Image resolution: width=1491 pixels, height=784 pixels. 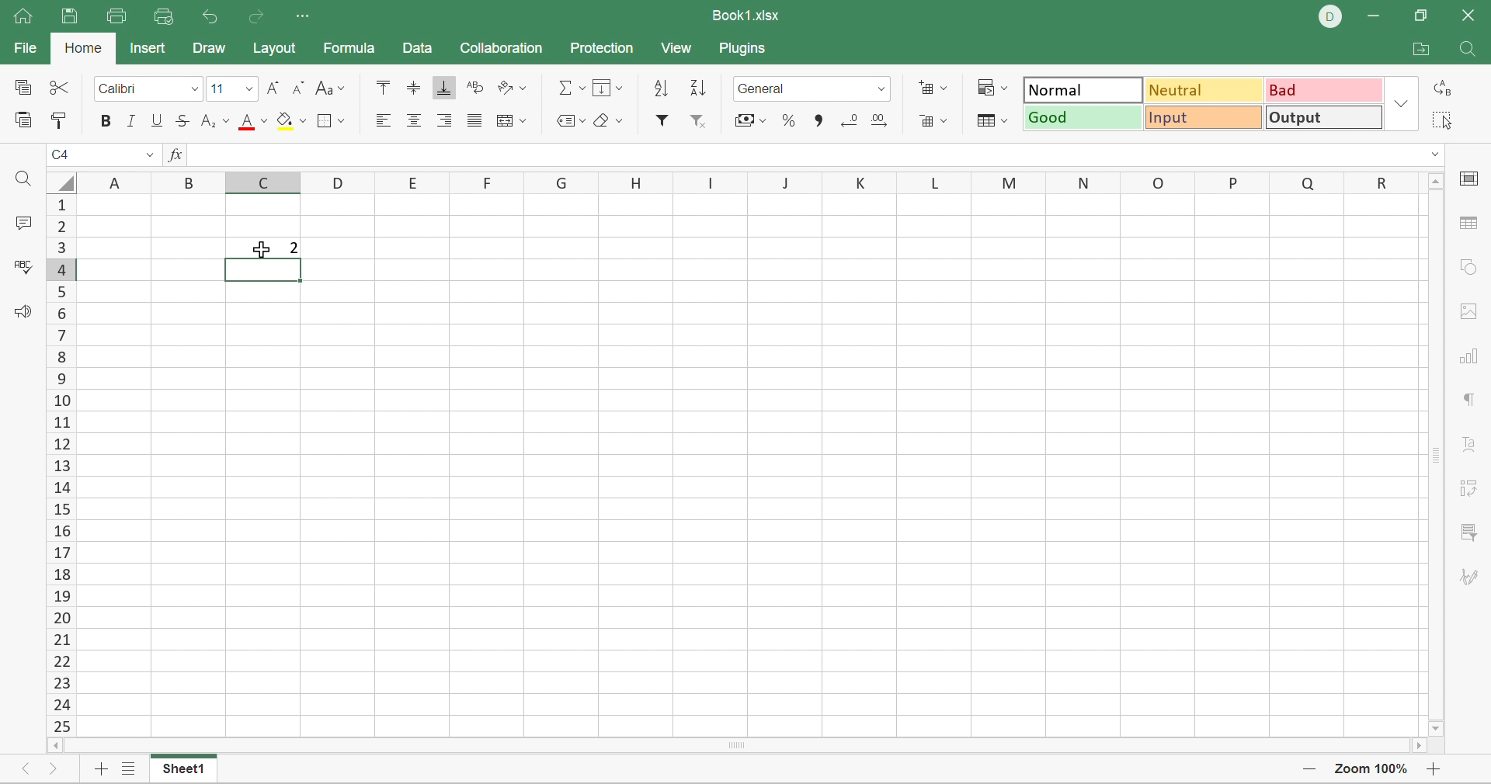 I want to click on Format table as template, so click(x=994, y=120).